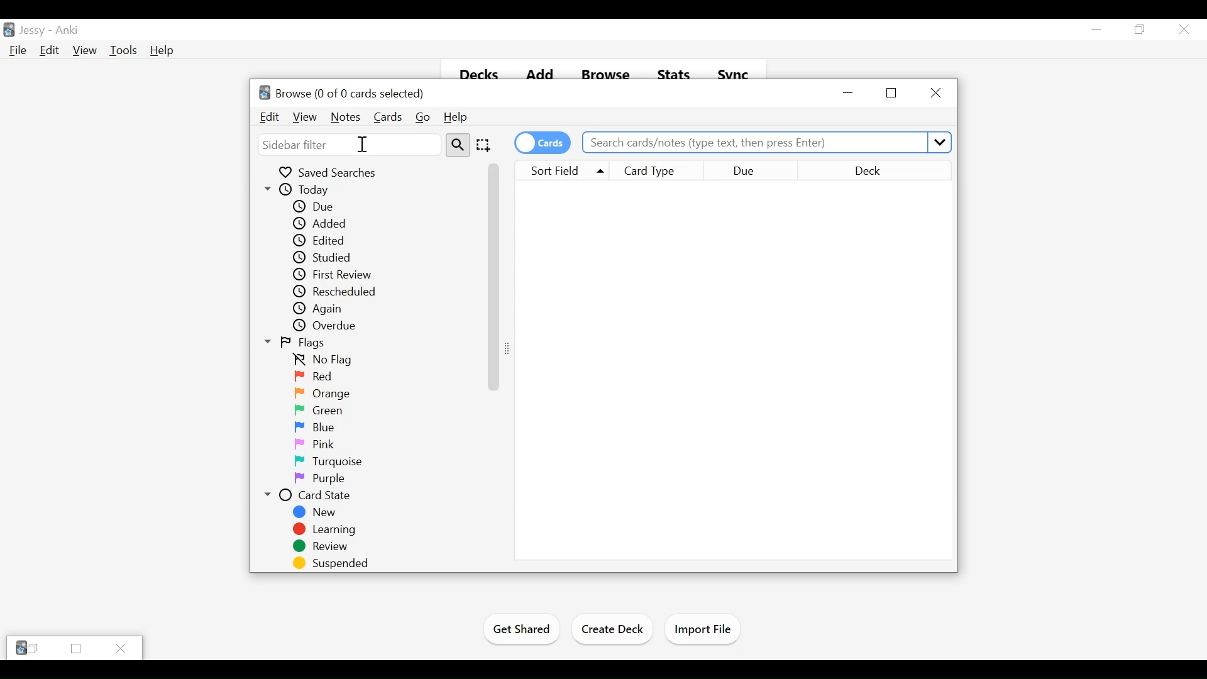  Describe the element at coordinates (304, 117) in the screenshot. I see `View` at that location.